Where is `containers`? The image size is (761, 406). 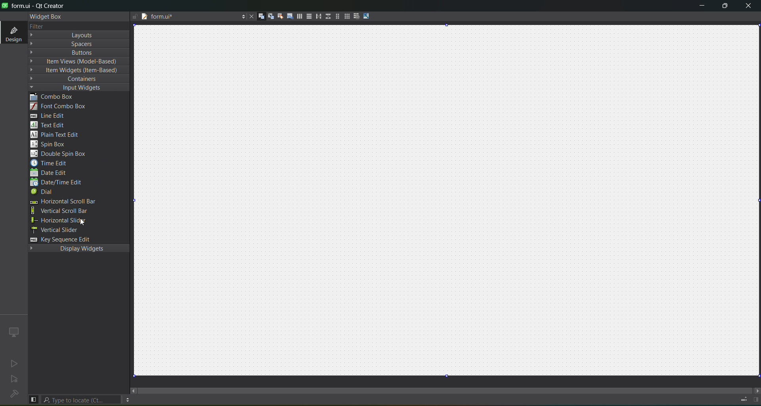
containers is located at coordinates (71, 79).